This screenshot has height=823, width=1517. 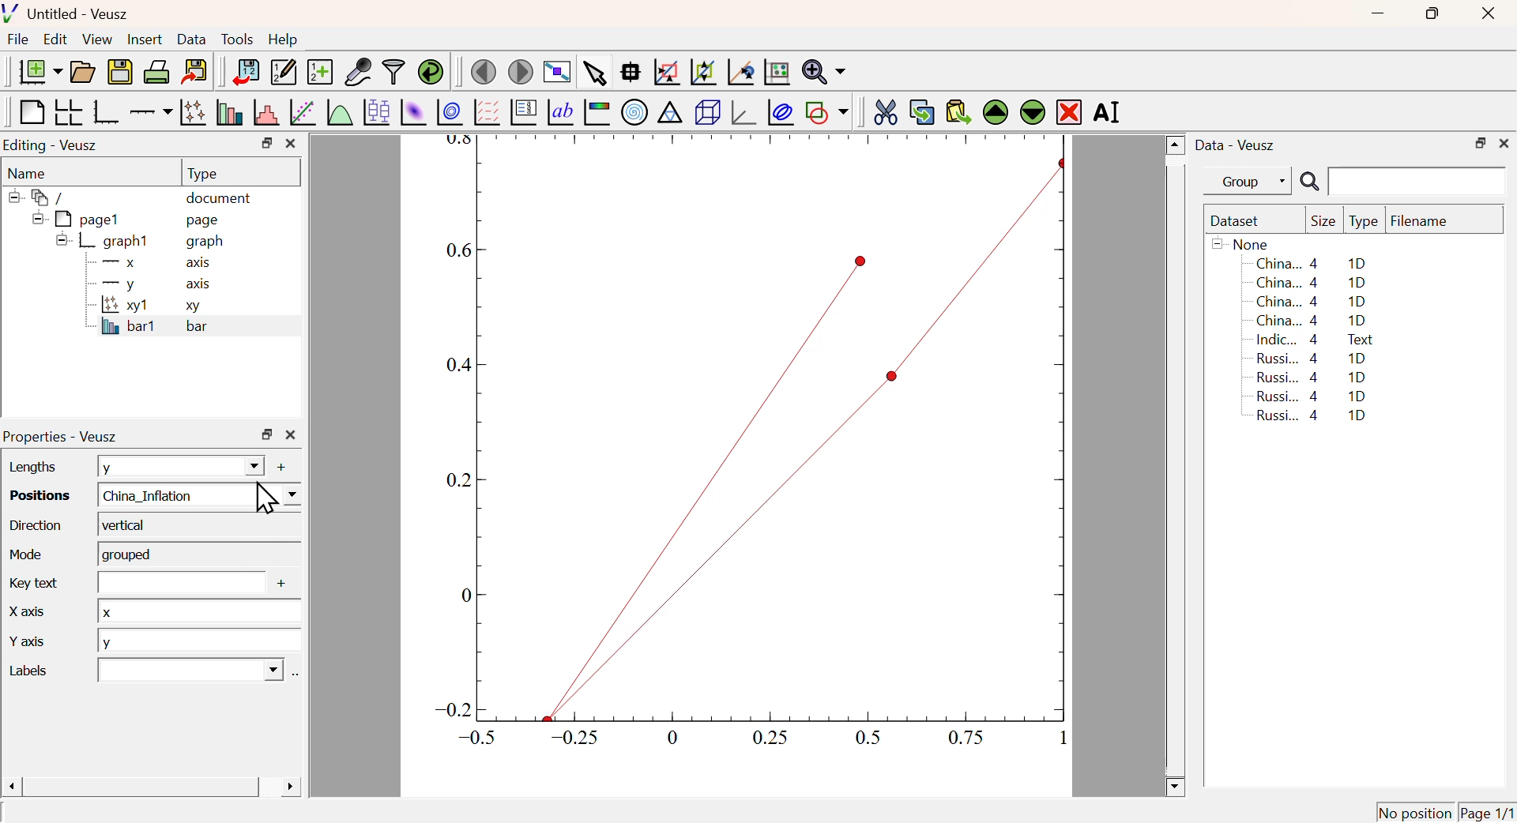 I want to click on y axis, so click(x=149, y=284).